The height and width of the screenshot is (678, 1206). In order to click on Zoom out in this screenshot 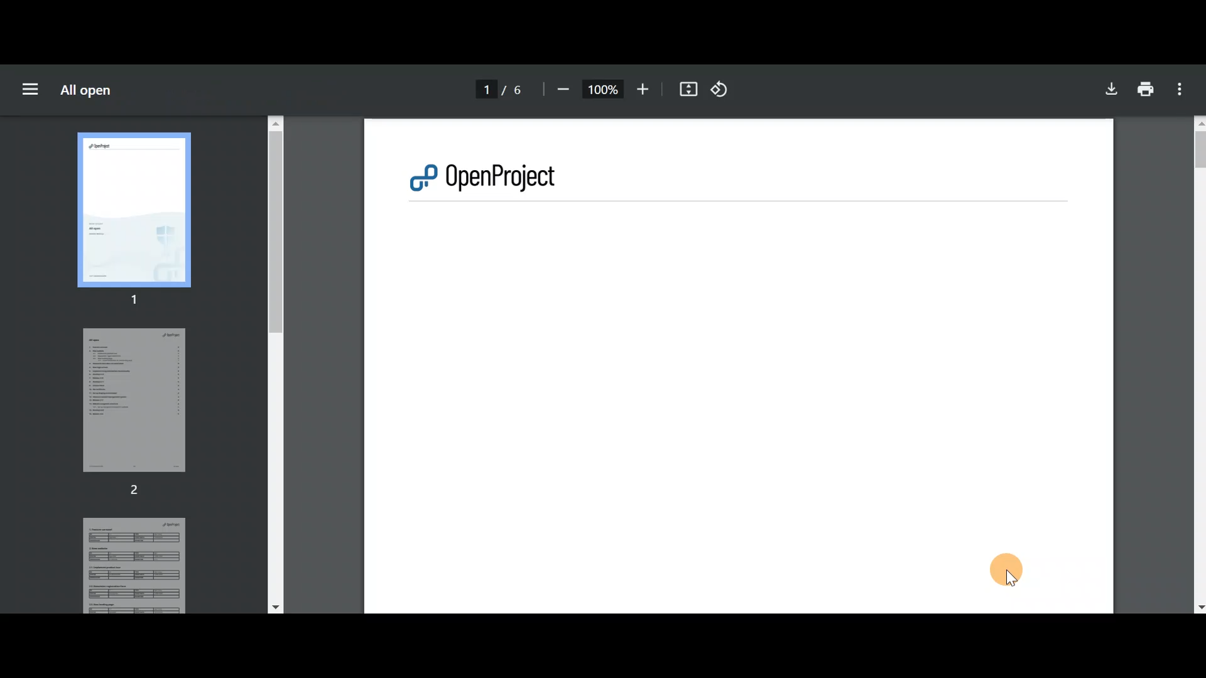, I will do `click(560, 92)`.